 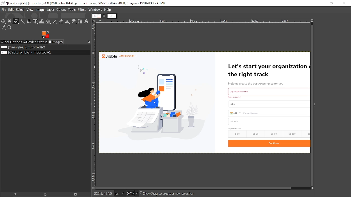 I want to click on Select, so click(x=20, y=10).